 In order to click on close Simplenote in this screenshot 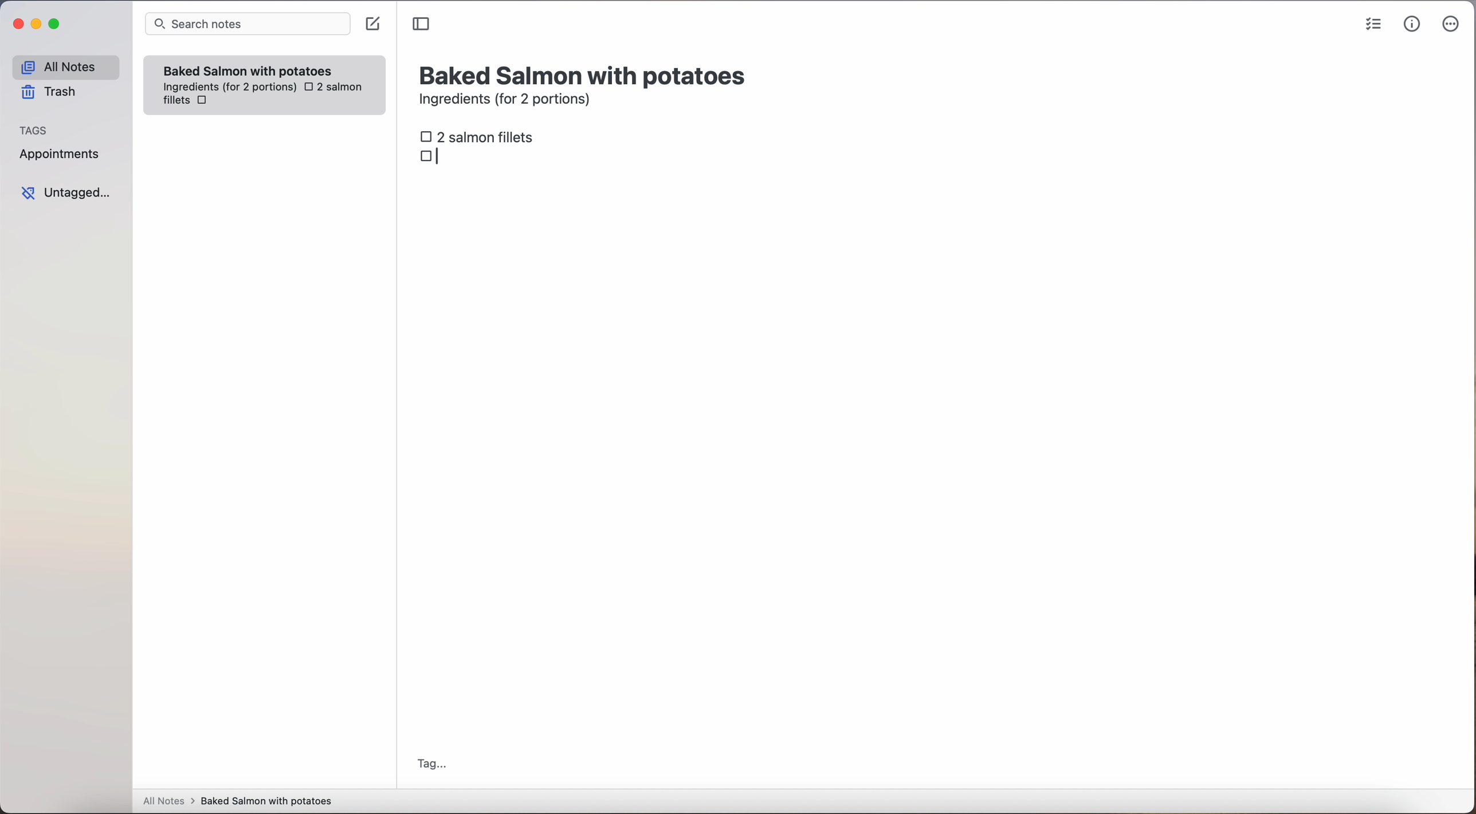, I will do `click(17, 25)`.